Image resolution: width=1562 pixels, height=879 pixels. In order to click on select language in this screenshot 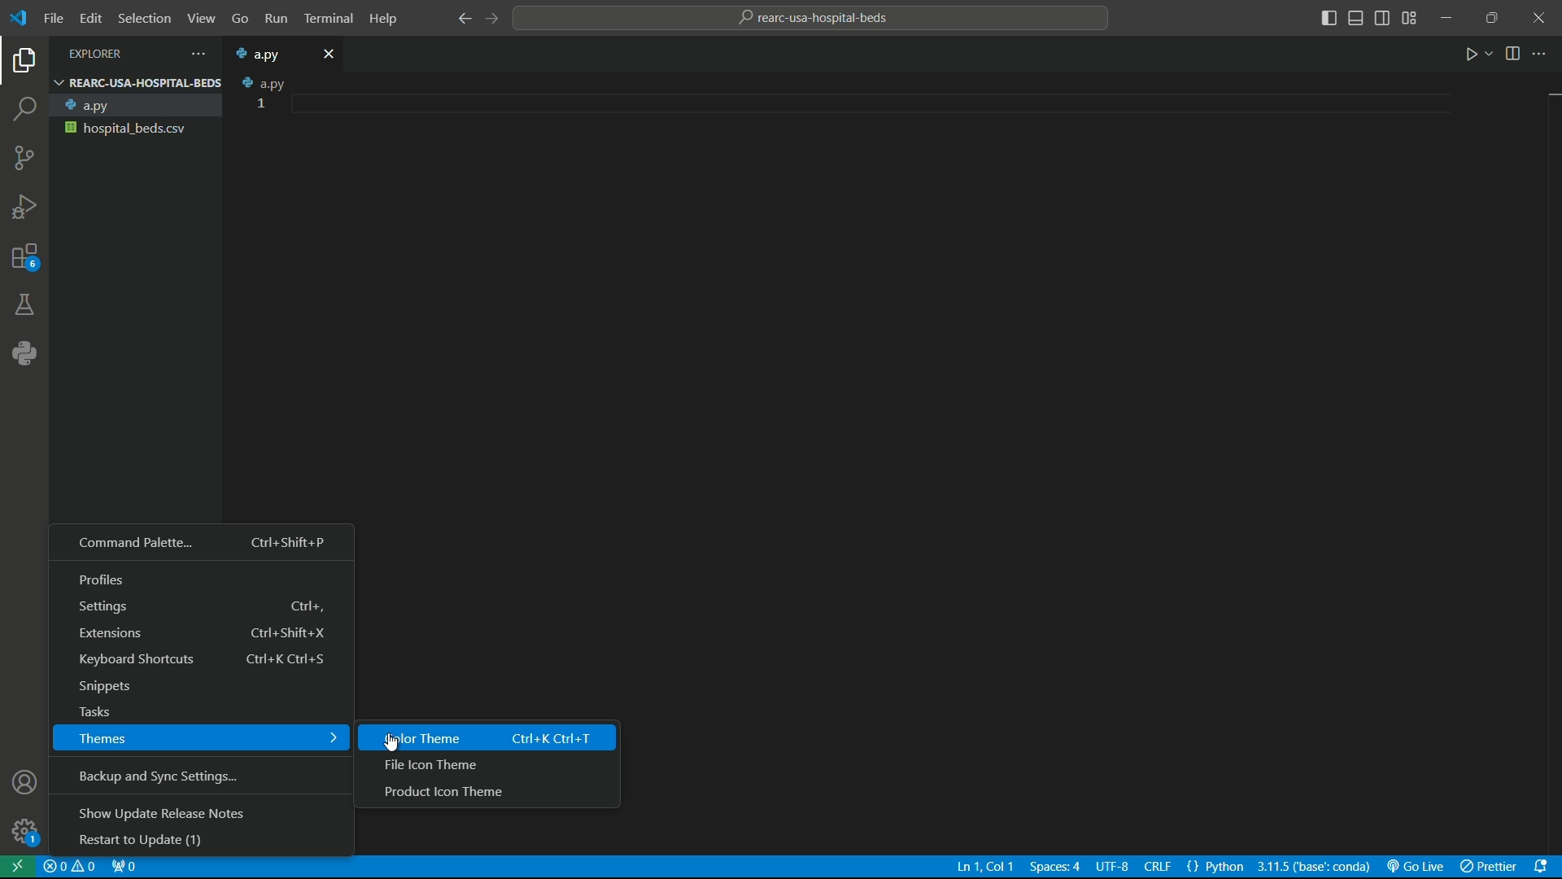, I will do `click(1216, 867)`.